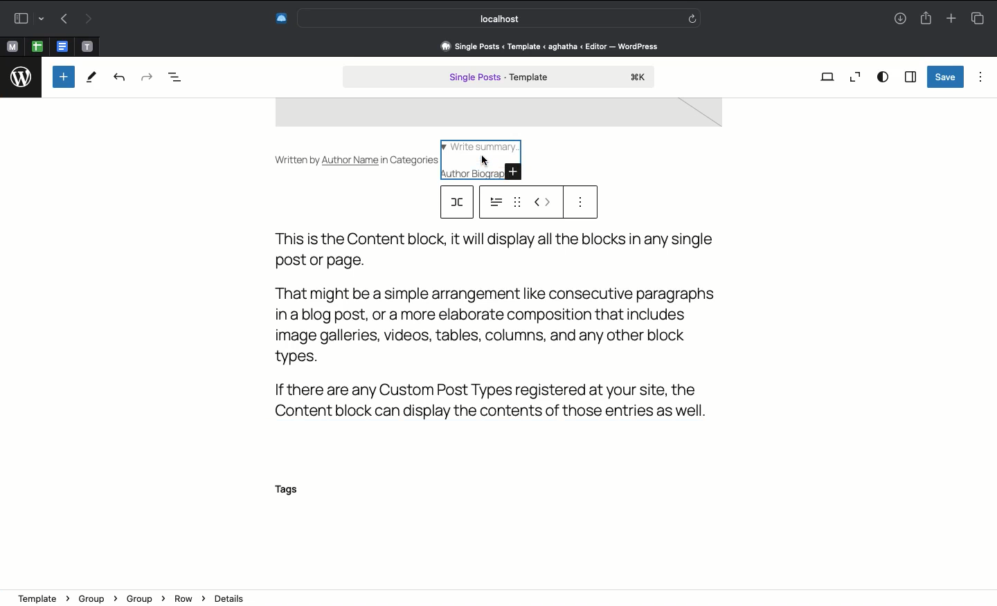  What do you see at coordinates (898, 19) in the screenshot?
I see `Download` at bounding box center [898, 19].